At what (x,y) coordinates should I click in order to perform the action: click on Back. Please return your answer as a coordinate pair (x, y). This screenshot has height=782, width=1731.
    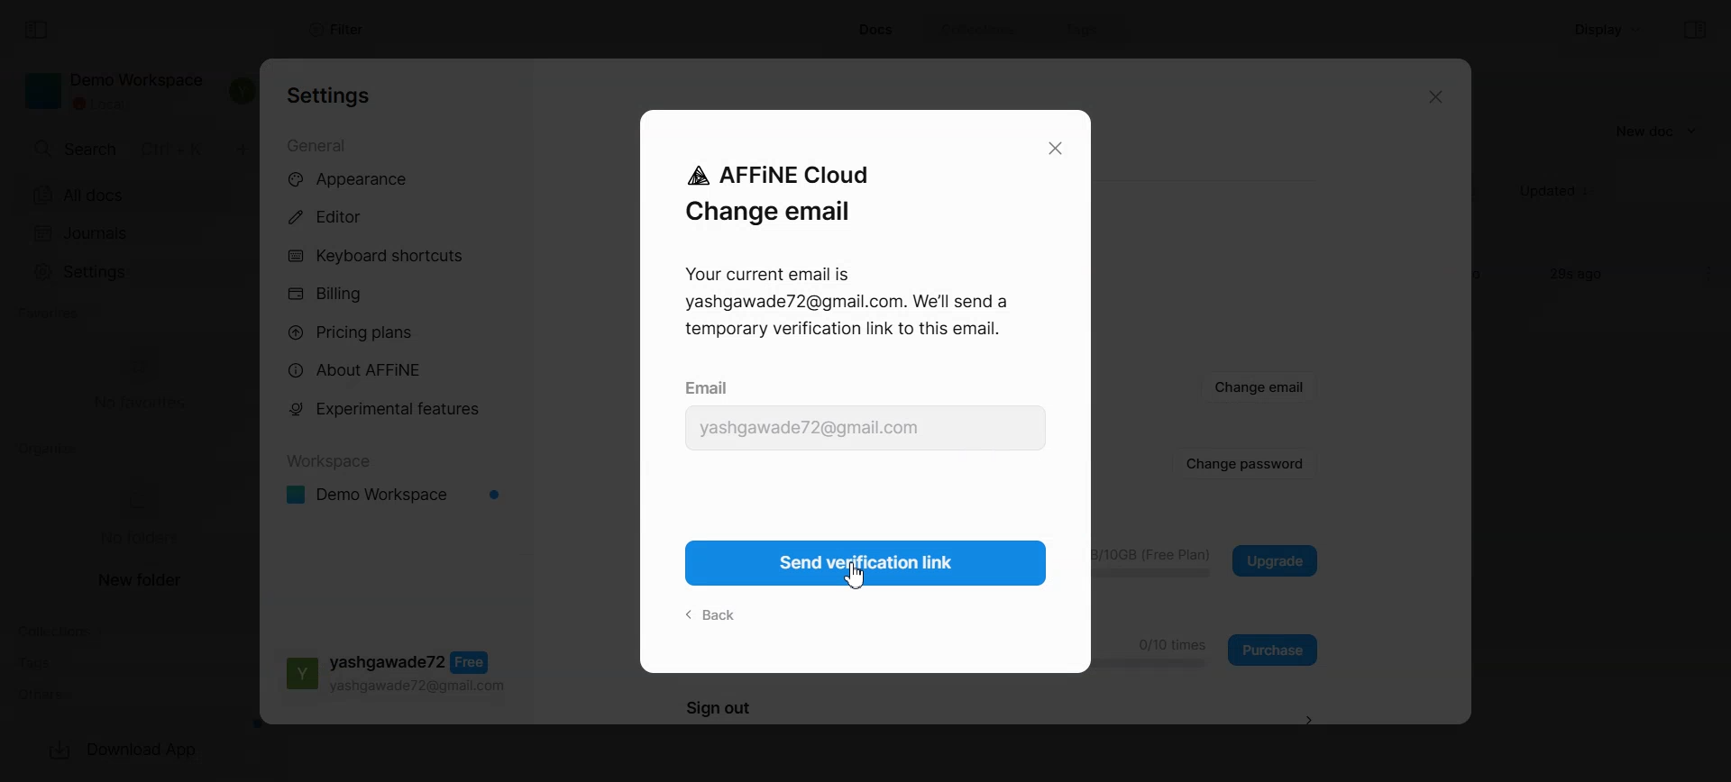
    Looking at the image, I should click on (713, 614).